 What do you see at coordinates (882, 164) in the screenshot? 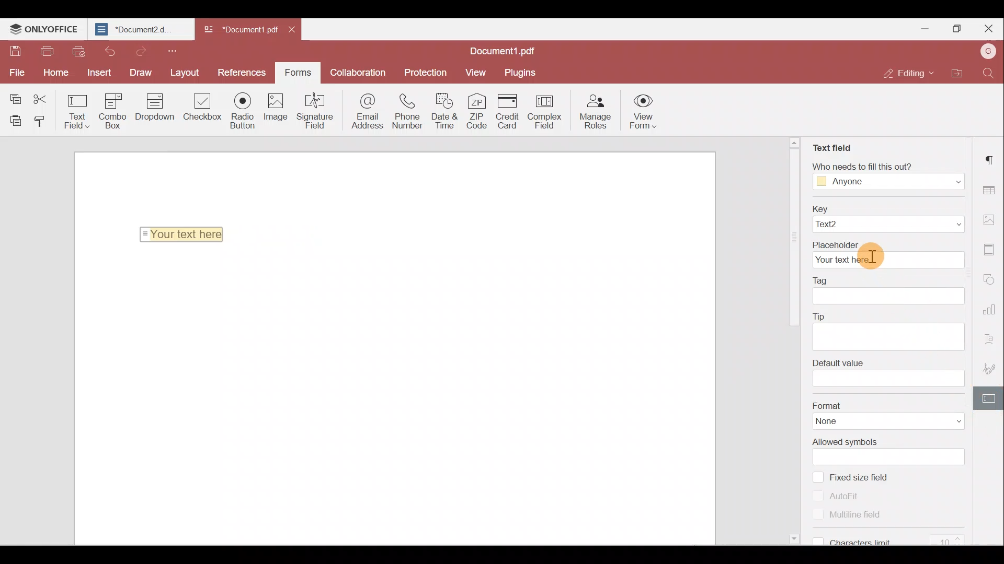
I see `Who needs to fill this out?` at bounding box center [882, 164].